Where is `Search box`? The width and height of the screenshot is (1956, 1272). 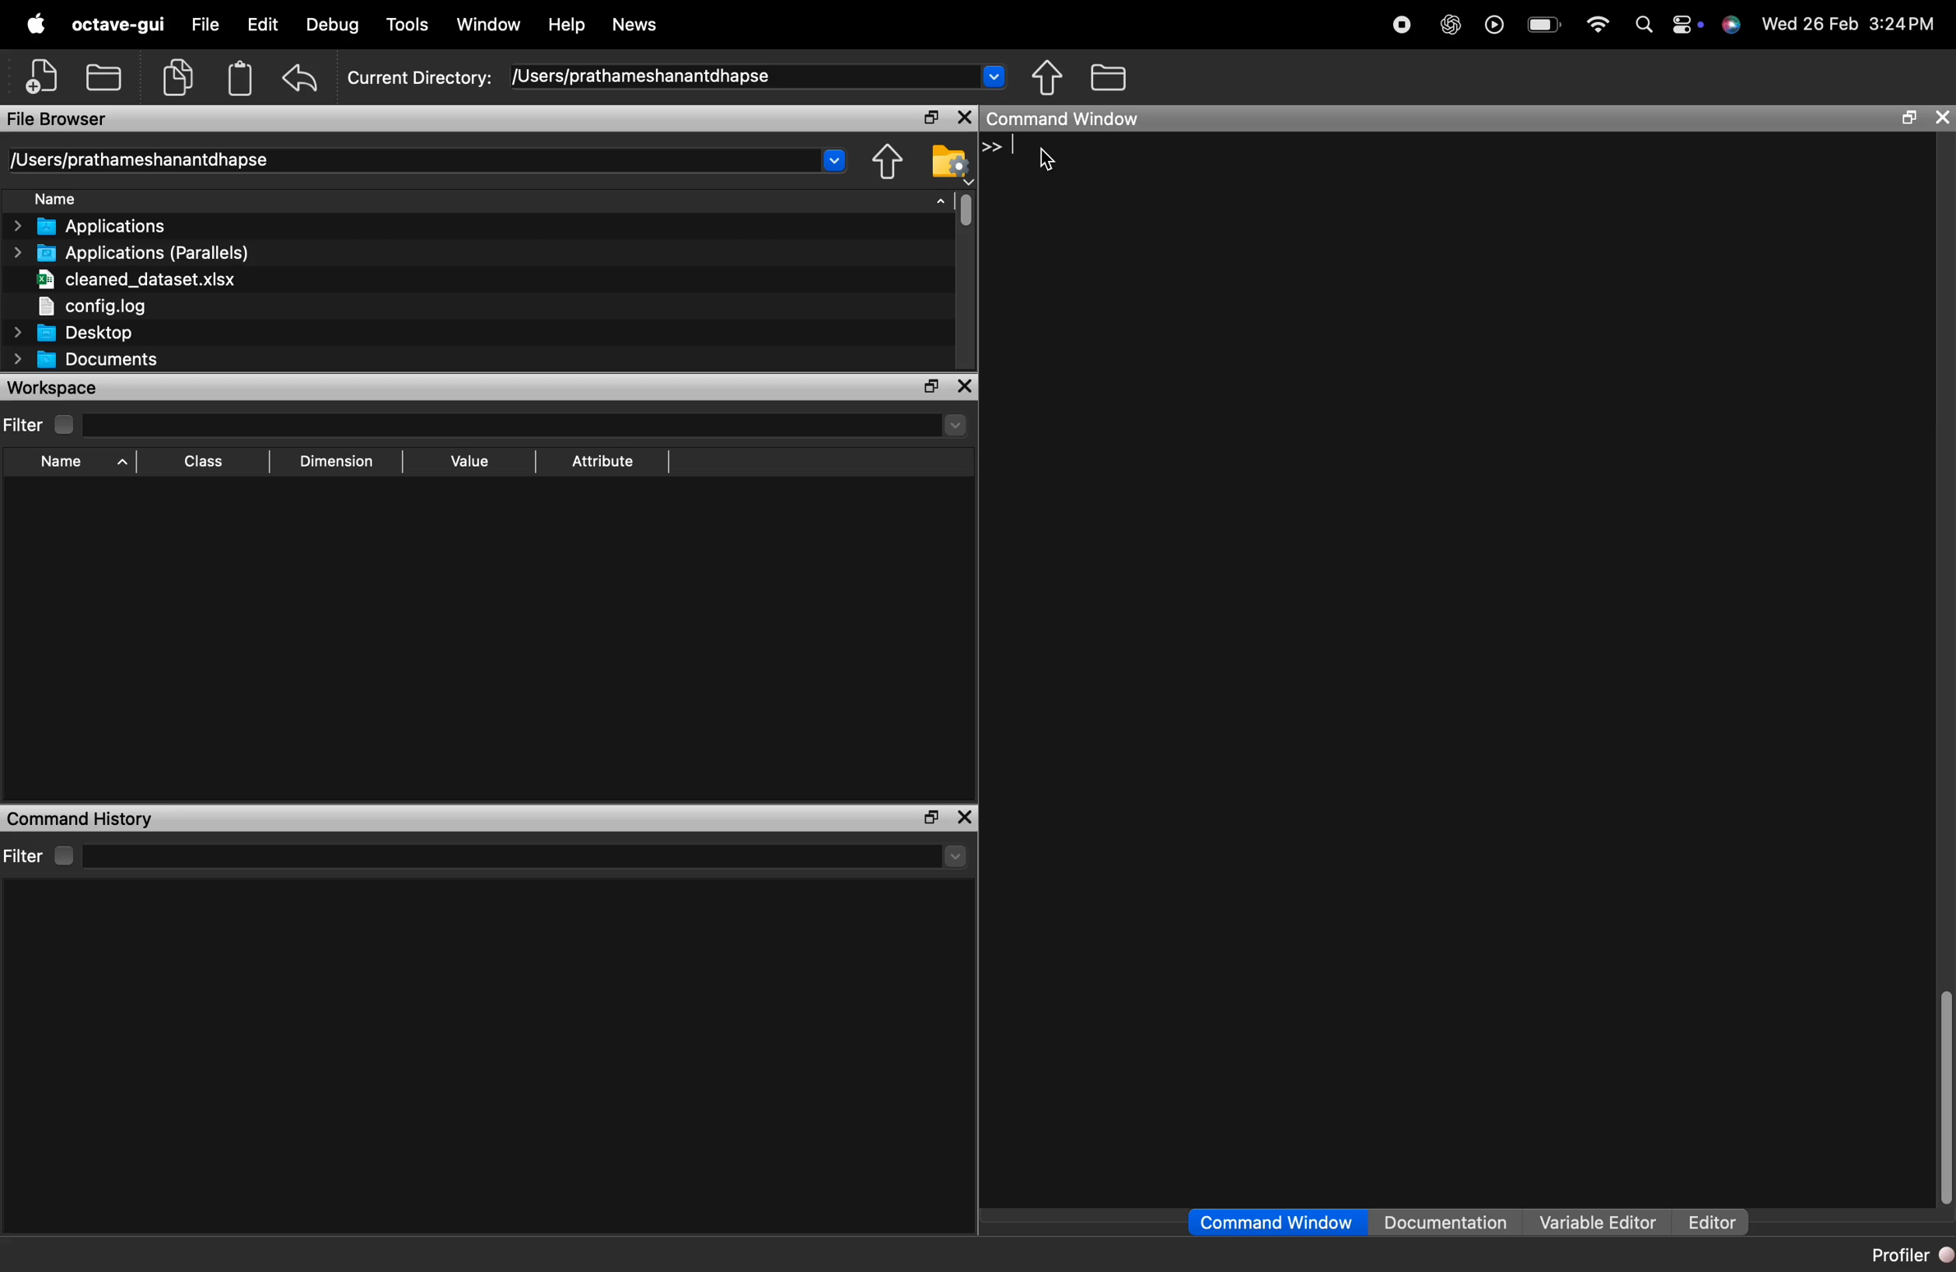 Search box is located at coordinates (505, 854).